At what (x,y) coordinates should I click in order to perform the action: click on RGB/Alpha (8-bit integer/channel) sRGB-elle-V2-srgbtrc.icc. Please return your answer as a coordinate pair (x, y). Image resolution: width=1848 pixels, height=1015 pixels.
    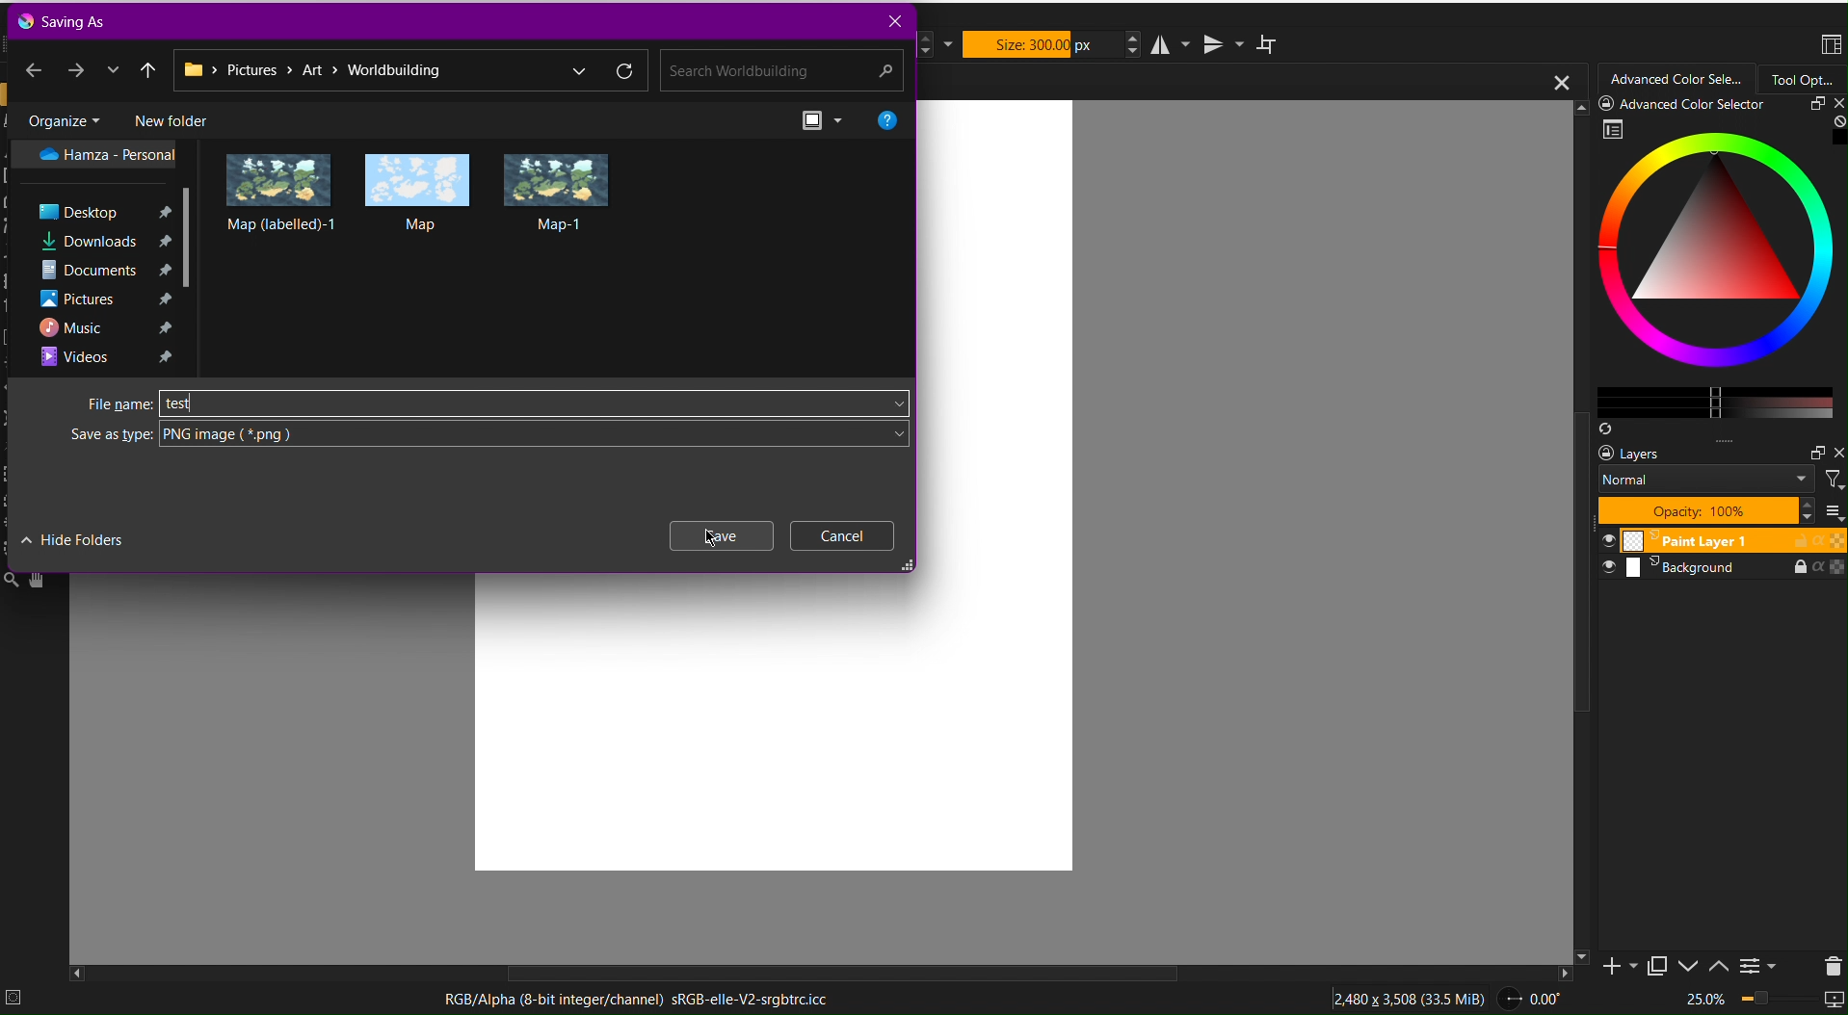
    Looking at the image, I should click on (635, 1001).